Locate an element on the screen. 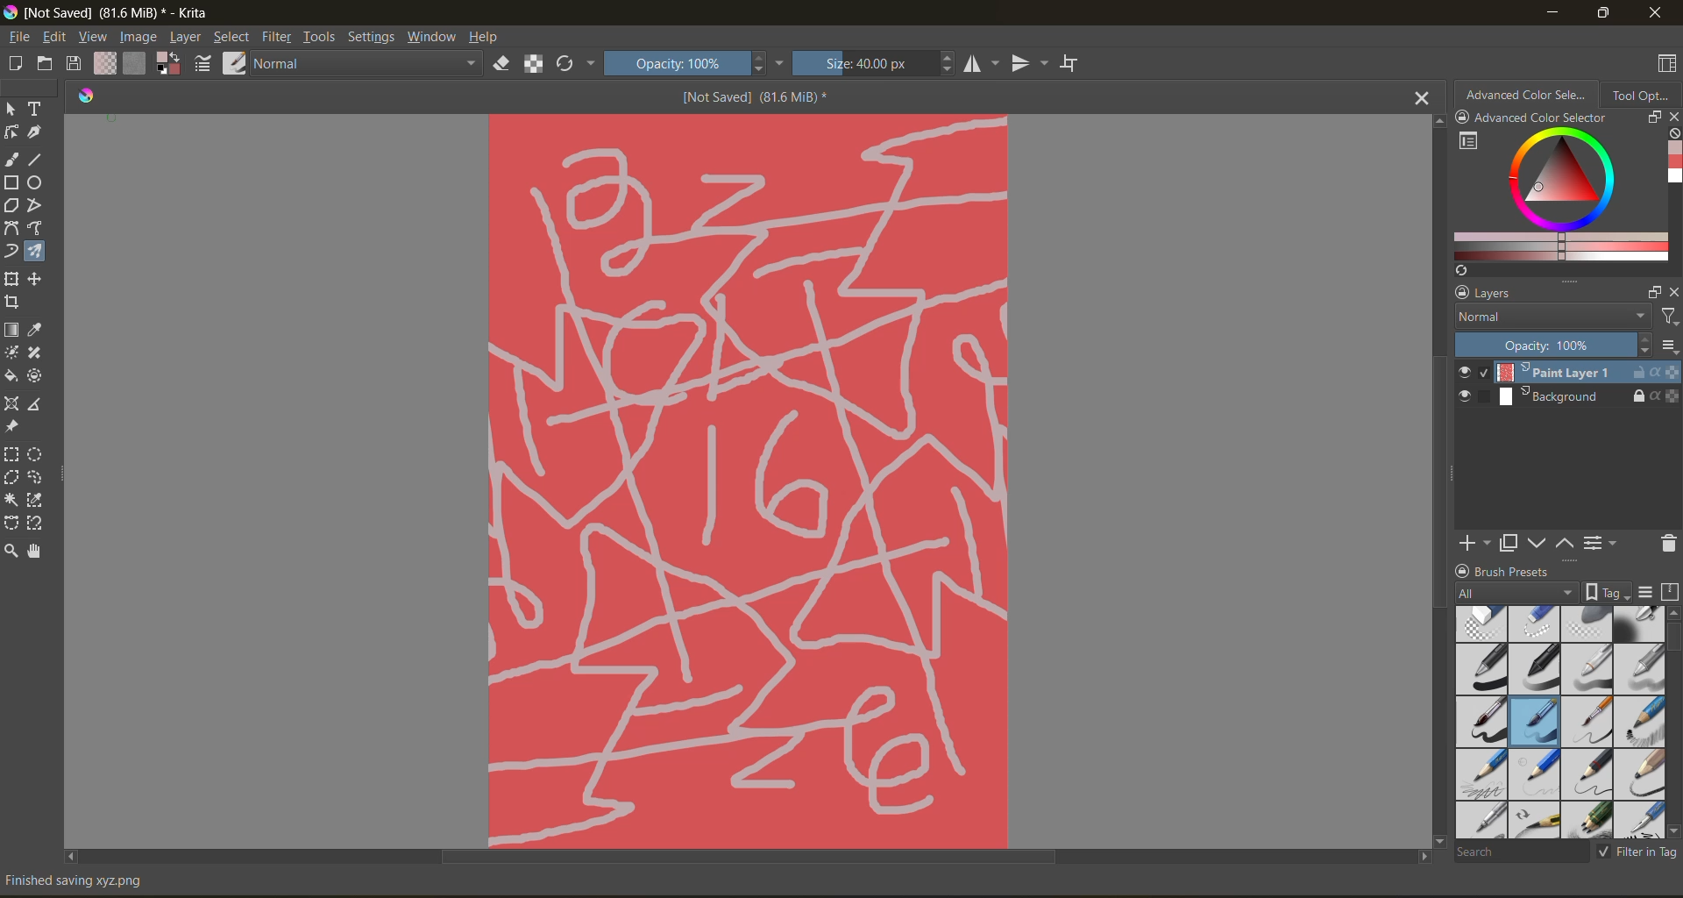 This screenshot has width=1683, height=898. reload original preset is located at coordinates (572, 63).